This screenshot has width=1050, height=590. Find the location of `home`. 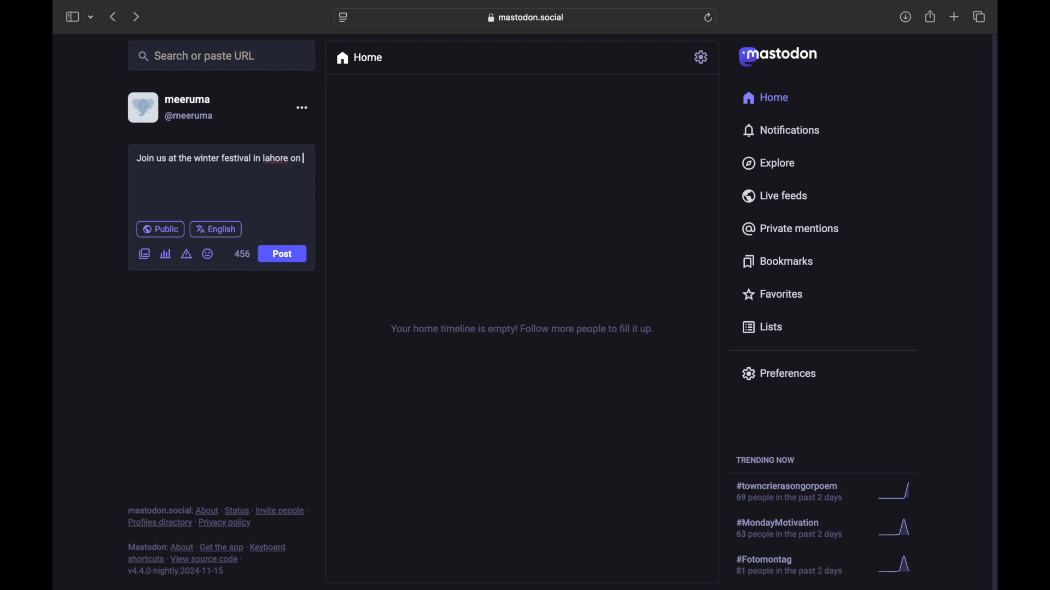

home is located at coordinates (765, 98).